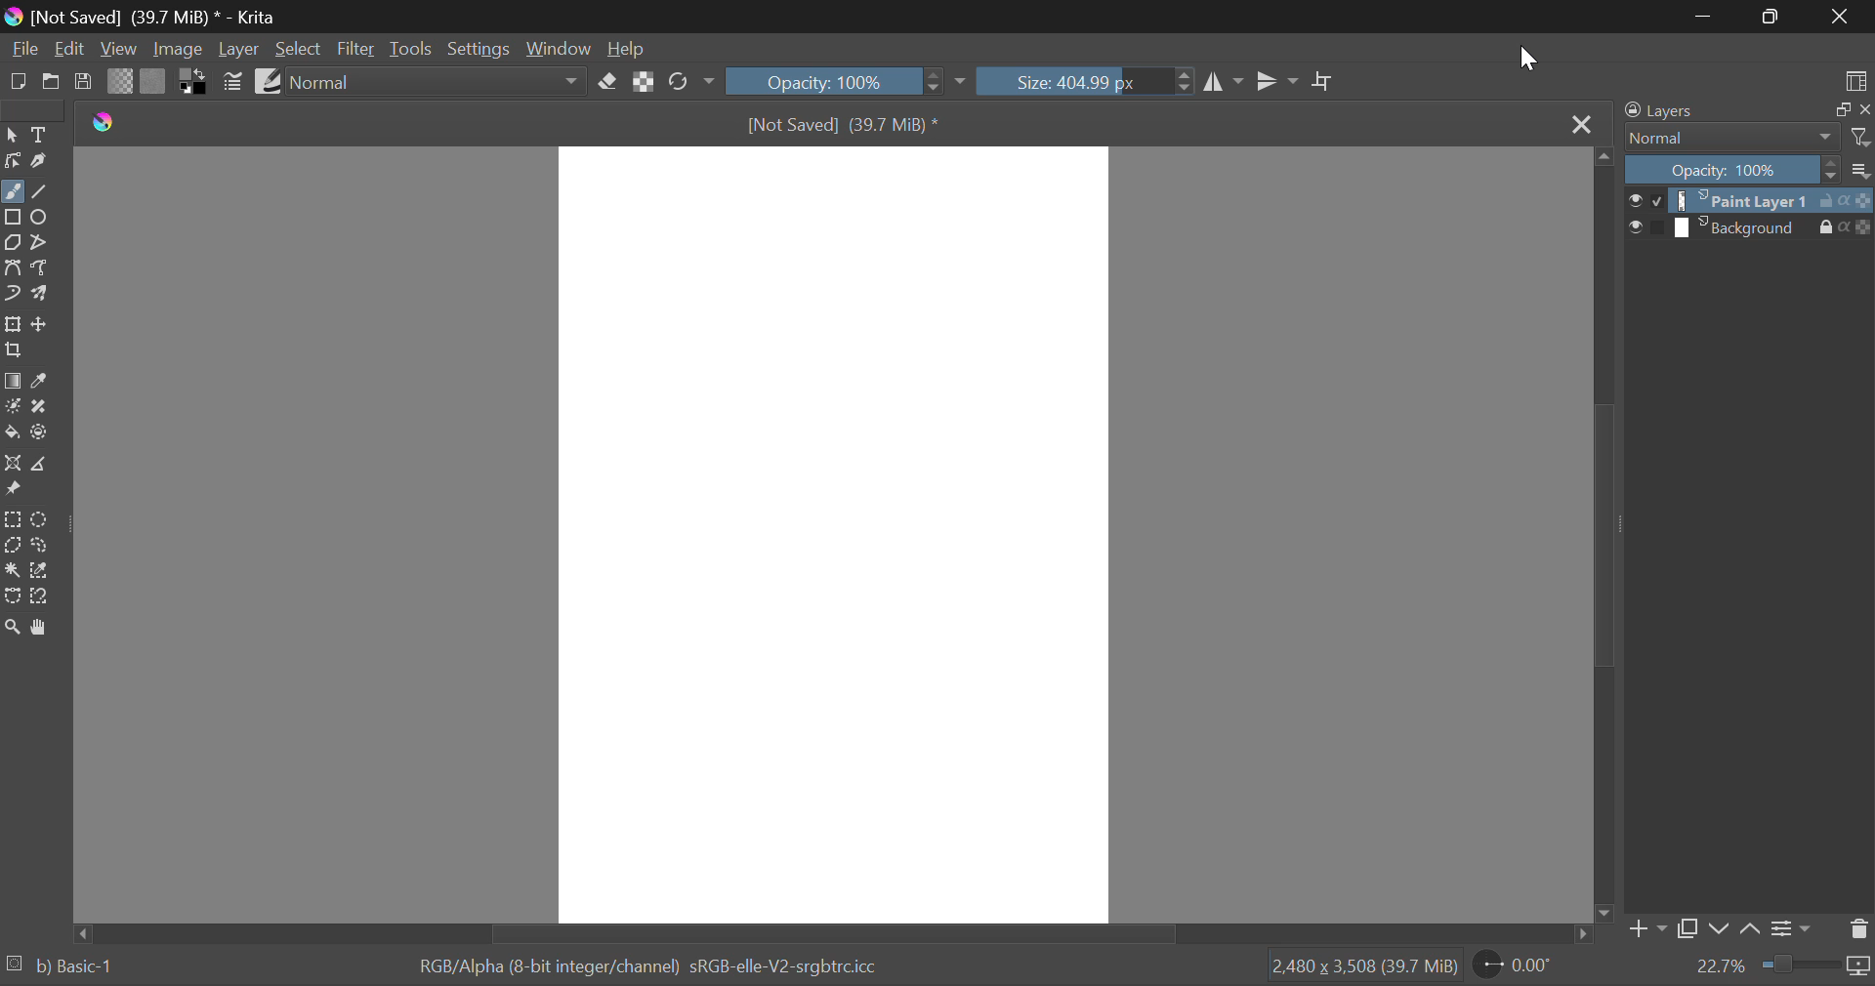 Image resolution: width=1875 pixels, height=986 pixels. What do you see at coordinates (37, 160) in the screenshot?
I see `Calligraphic Line` at bounding box center [37, 160].